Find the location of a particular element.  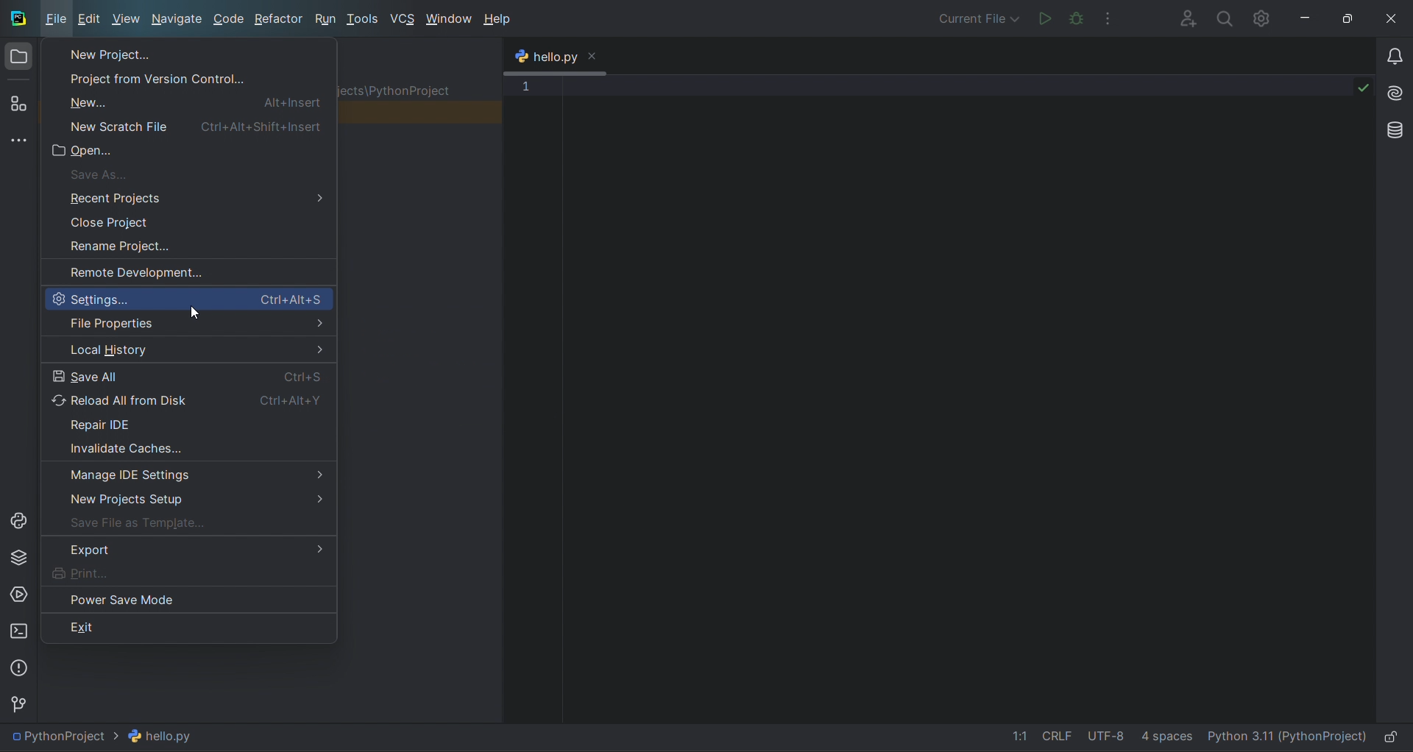

invalidate cache is located at coordinates (192, 447).